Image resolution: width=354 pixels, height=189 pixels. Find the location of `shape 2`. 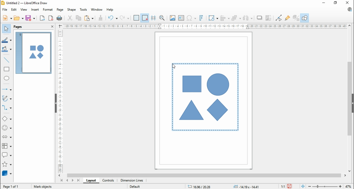

shape 2 is located at coordinates (191, 110).